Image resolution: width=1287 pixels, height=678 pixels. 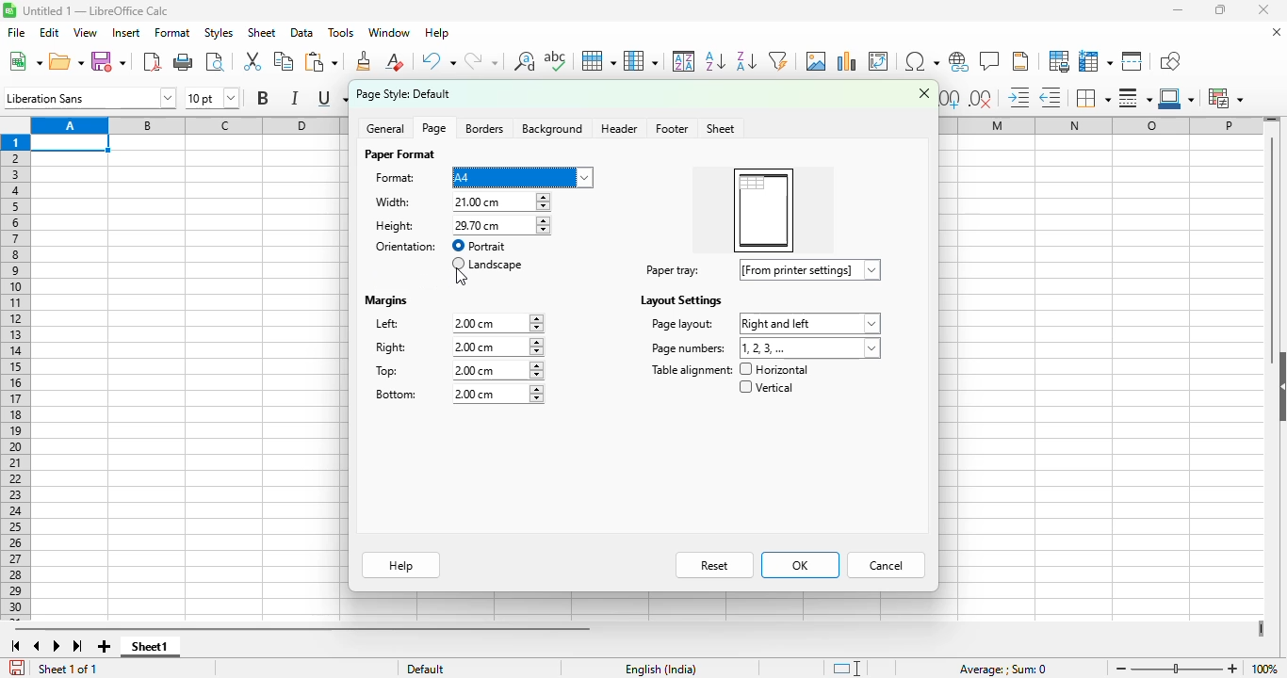 I want to click on zoom factor, so click(x=1266, y=668).